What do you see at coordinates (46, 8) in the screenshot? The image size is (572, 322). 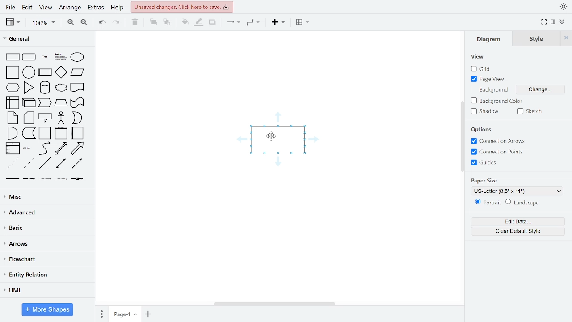 I see `view` at bounding box center [46, 8].